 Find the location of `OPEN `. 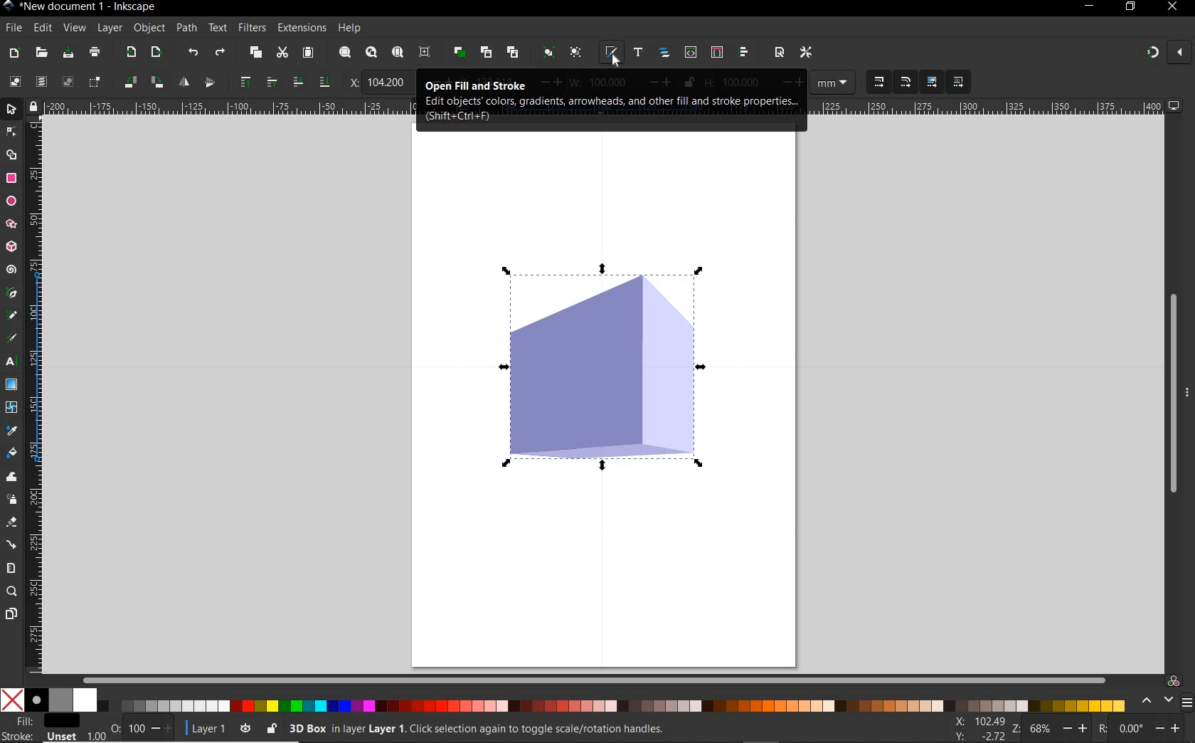

OPEN  is located at coordinates (41, 53).